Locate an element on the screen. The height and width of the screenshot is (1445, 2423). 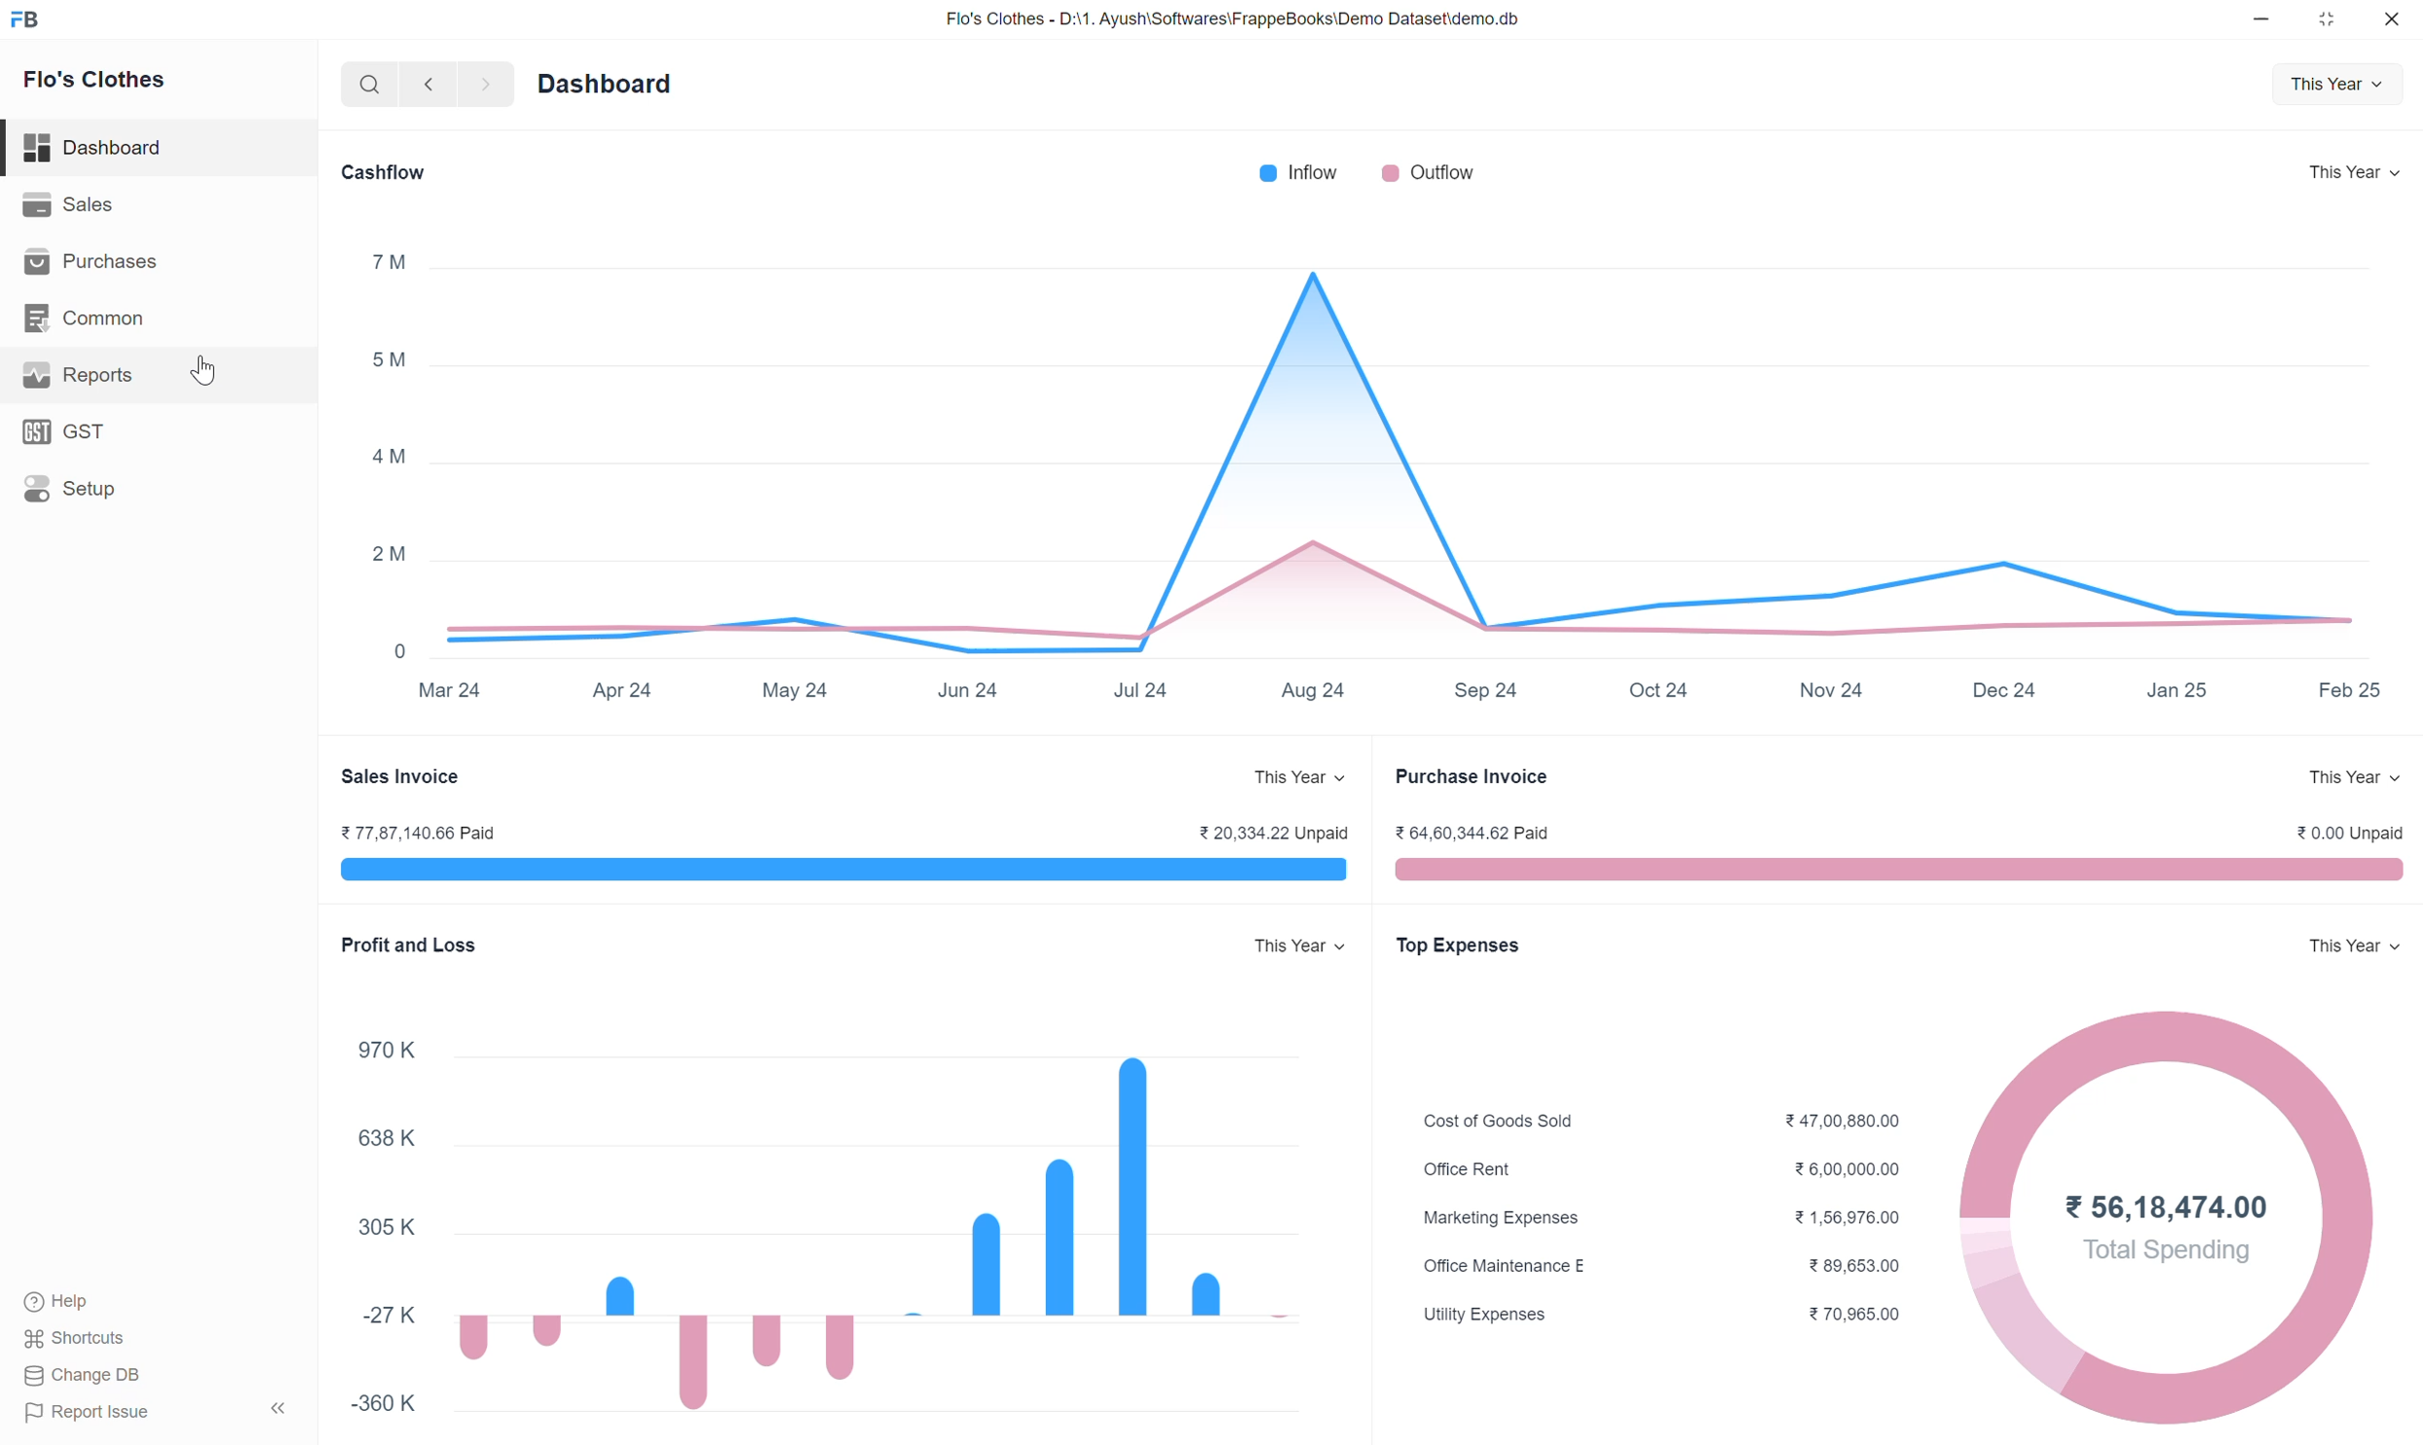
-360 k is located at coordinates (390, 1401).